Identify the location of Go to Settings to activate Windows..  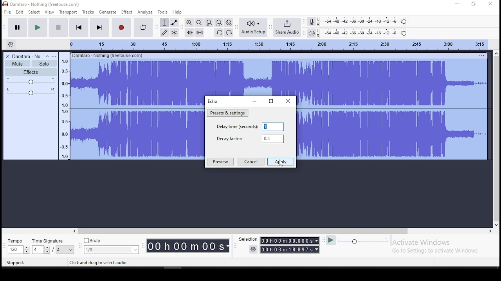
(436, 251).